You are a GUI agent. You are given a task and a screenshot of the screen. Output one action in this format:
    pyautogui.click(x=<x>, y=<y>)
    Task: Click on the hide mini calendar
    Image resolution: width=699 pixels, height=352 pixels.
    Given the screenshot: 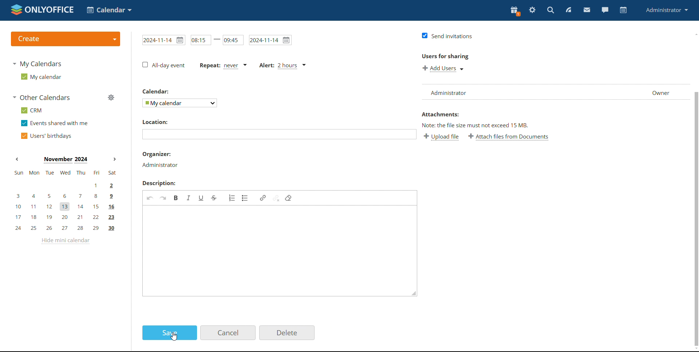 What is the action you would take?
    pyautogui.click(x=64, y=241)
    